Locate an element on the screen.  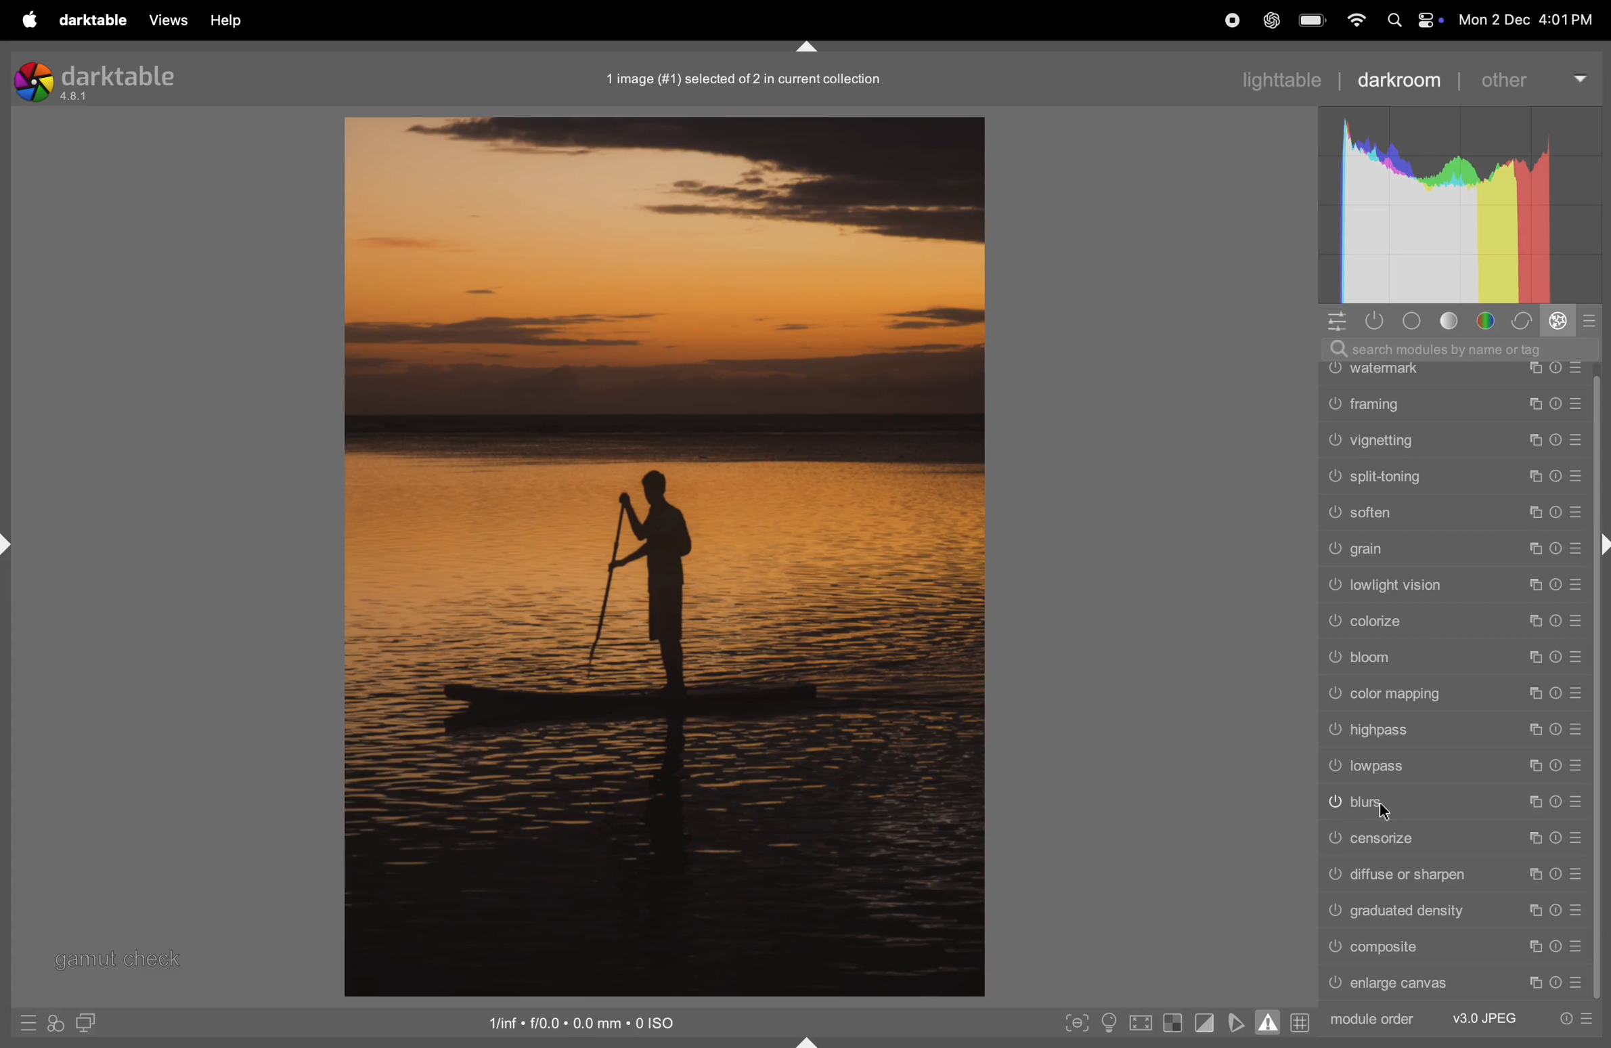
censorize is located at coordinates (1451, 842).